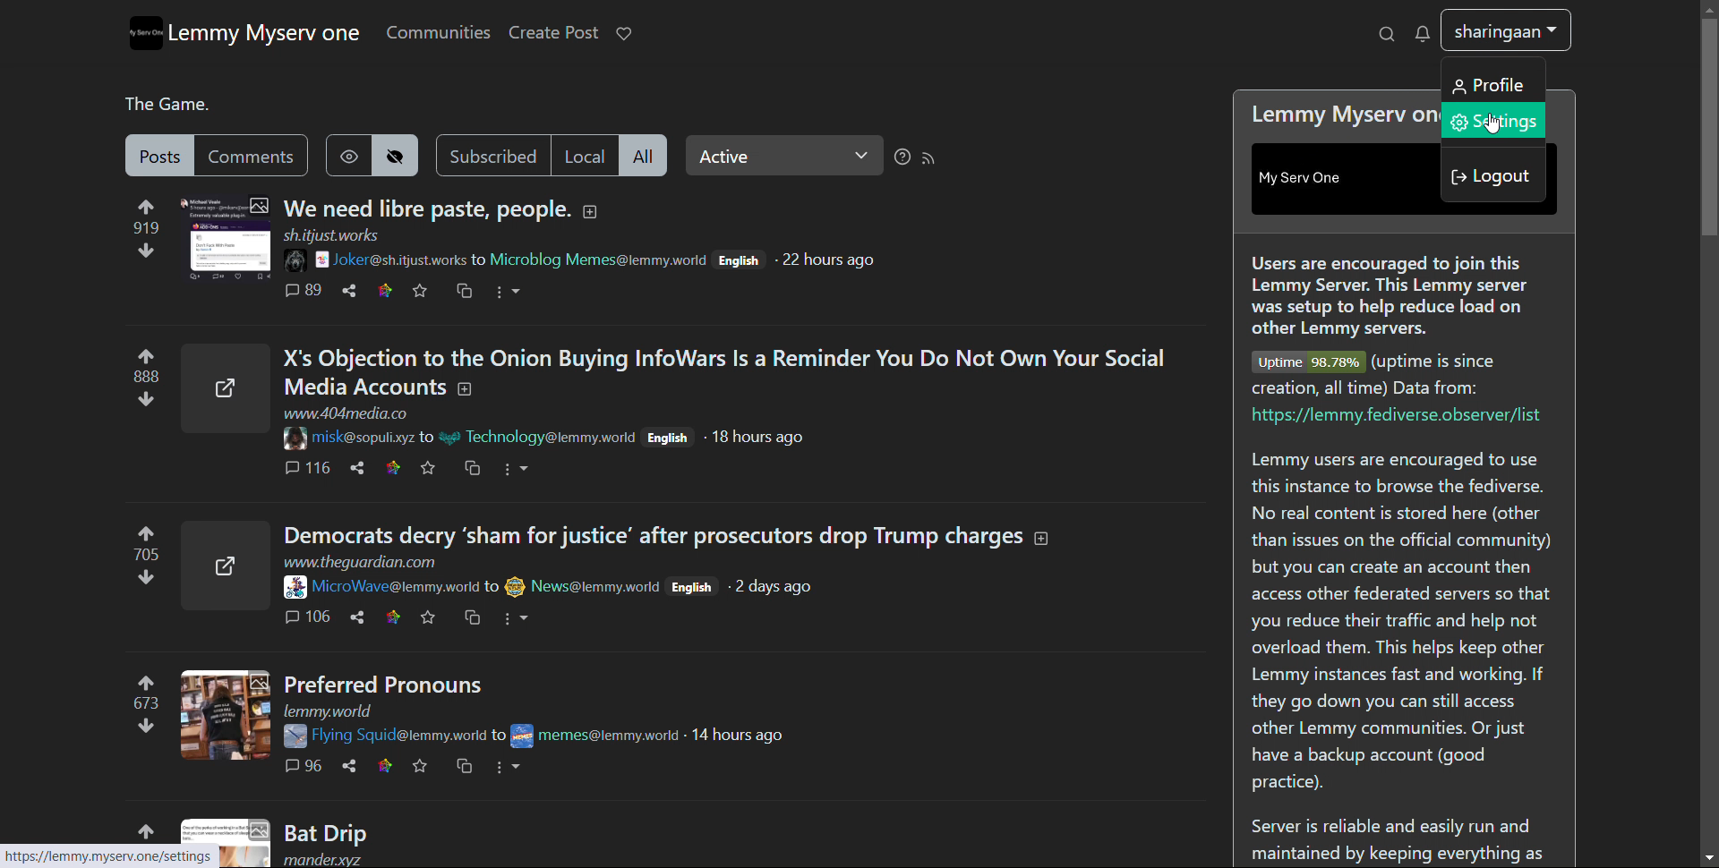  Describe the element at coordinates (1493, 84) in the screenshot. I see `profile` at that location.